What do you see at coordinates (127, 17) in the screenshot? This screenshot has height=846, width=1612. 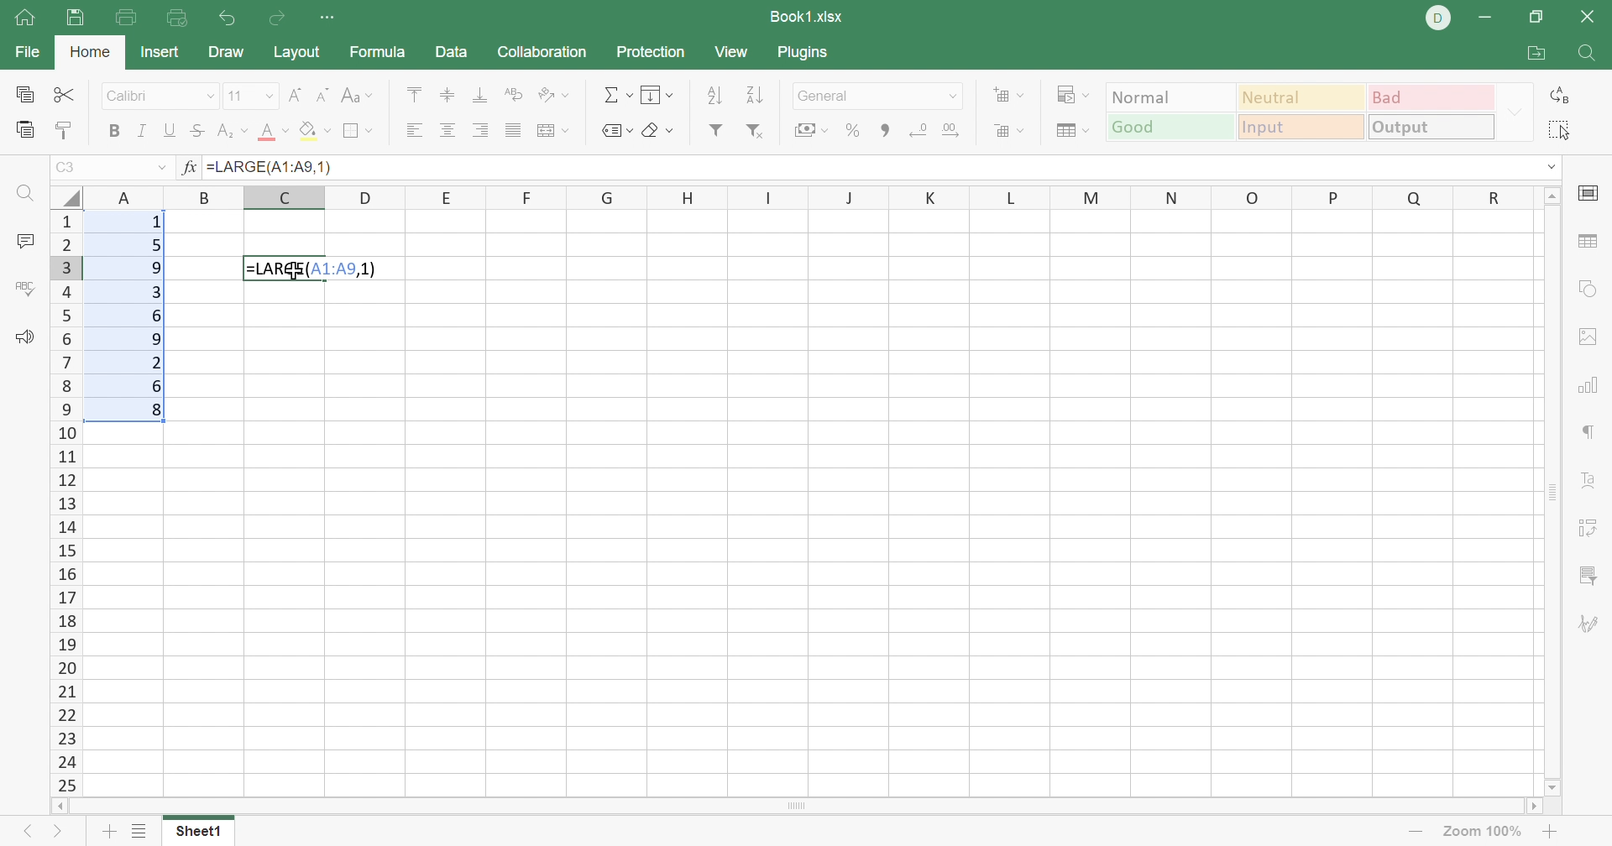 I see `Print` at bounding box center [127, 17].